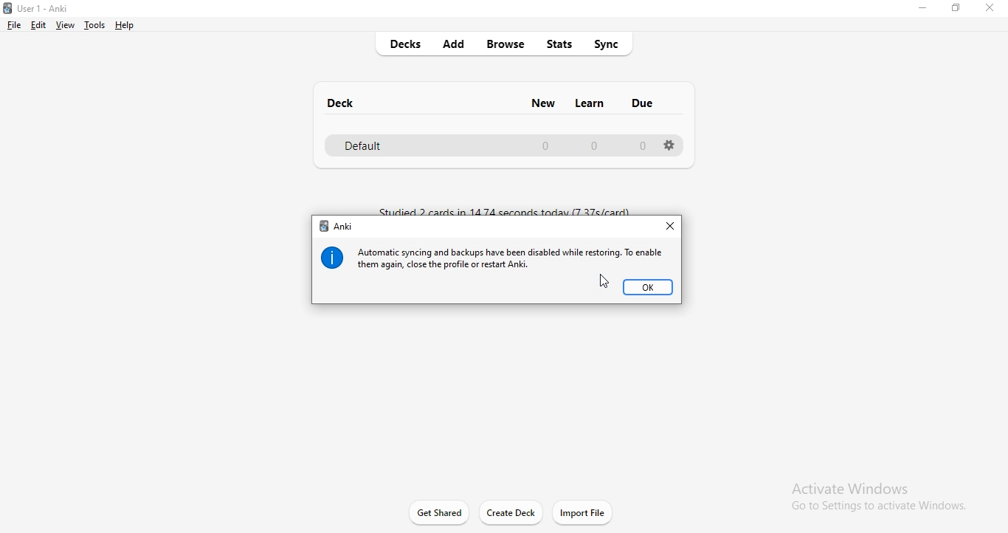 The width and height of the screenshot is (1008, 533). Describe the element at coordinates (44, 6) in the screenshot. I see `Anki logo and title` at that location.